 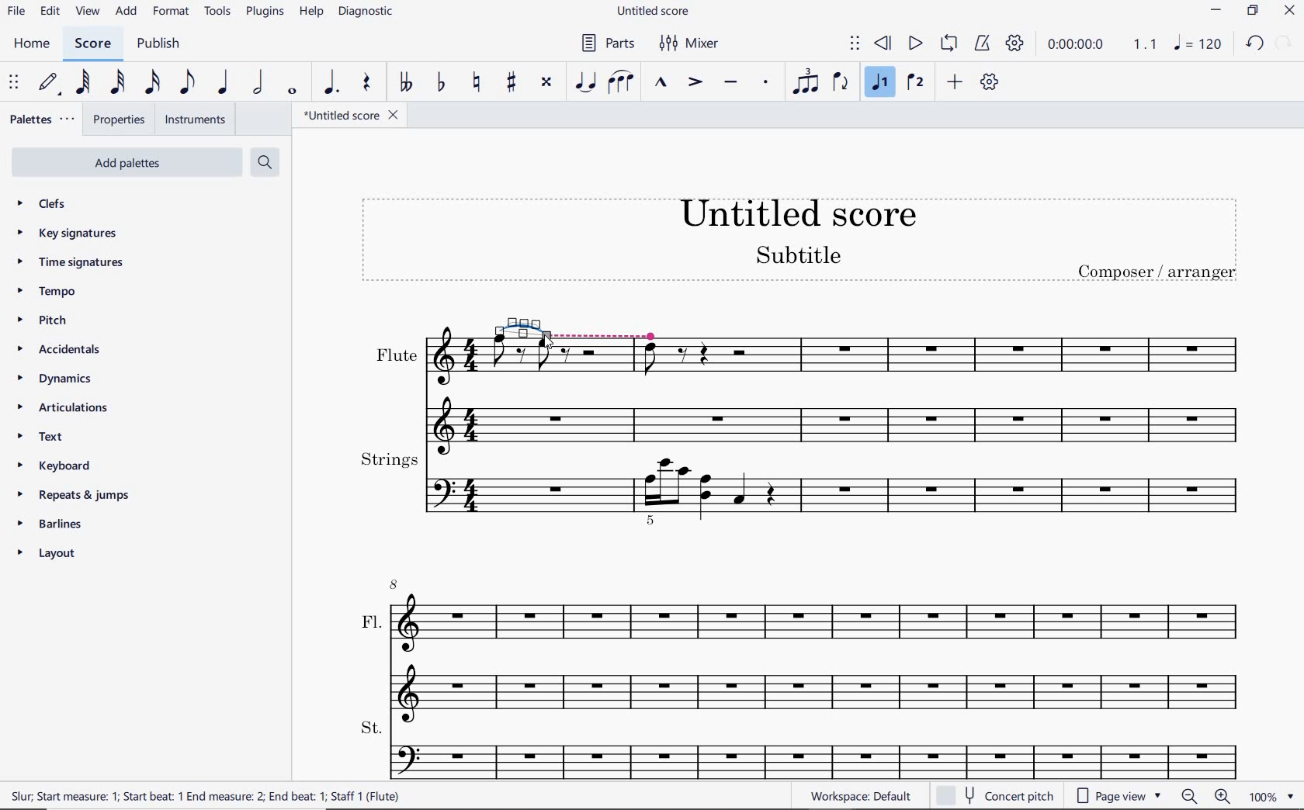 What do you see at coordinates (266, 162) in the screenshot?
I see `search palettes` at bounding box center [266, 162].